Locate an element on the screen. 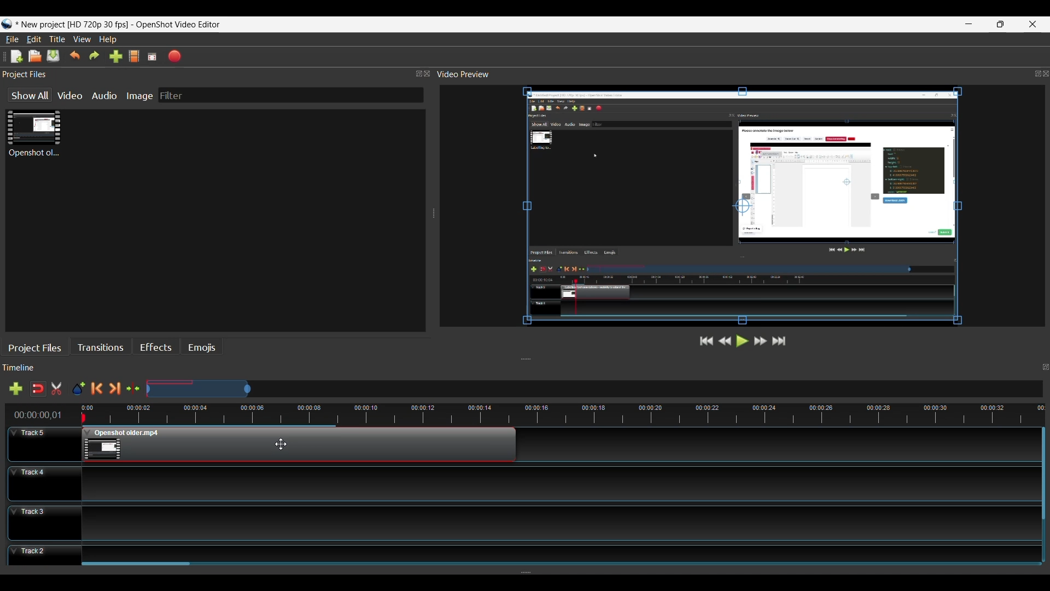 This screenshot has width=1050, height=591. Jump to Start is located at coordinates (704, 341).